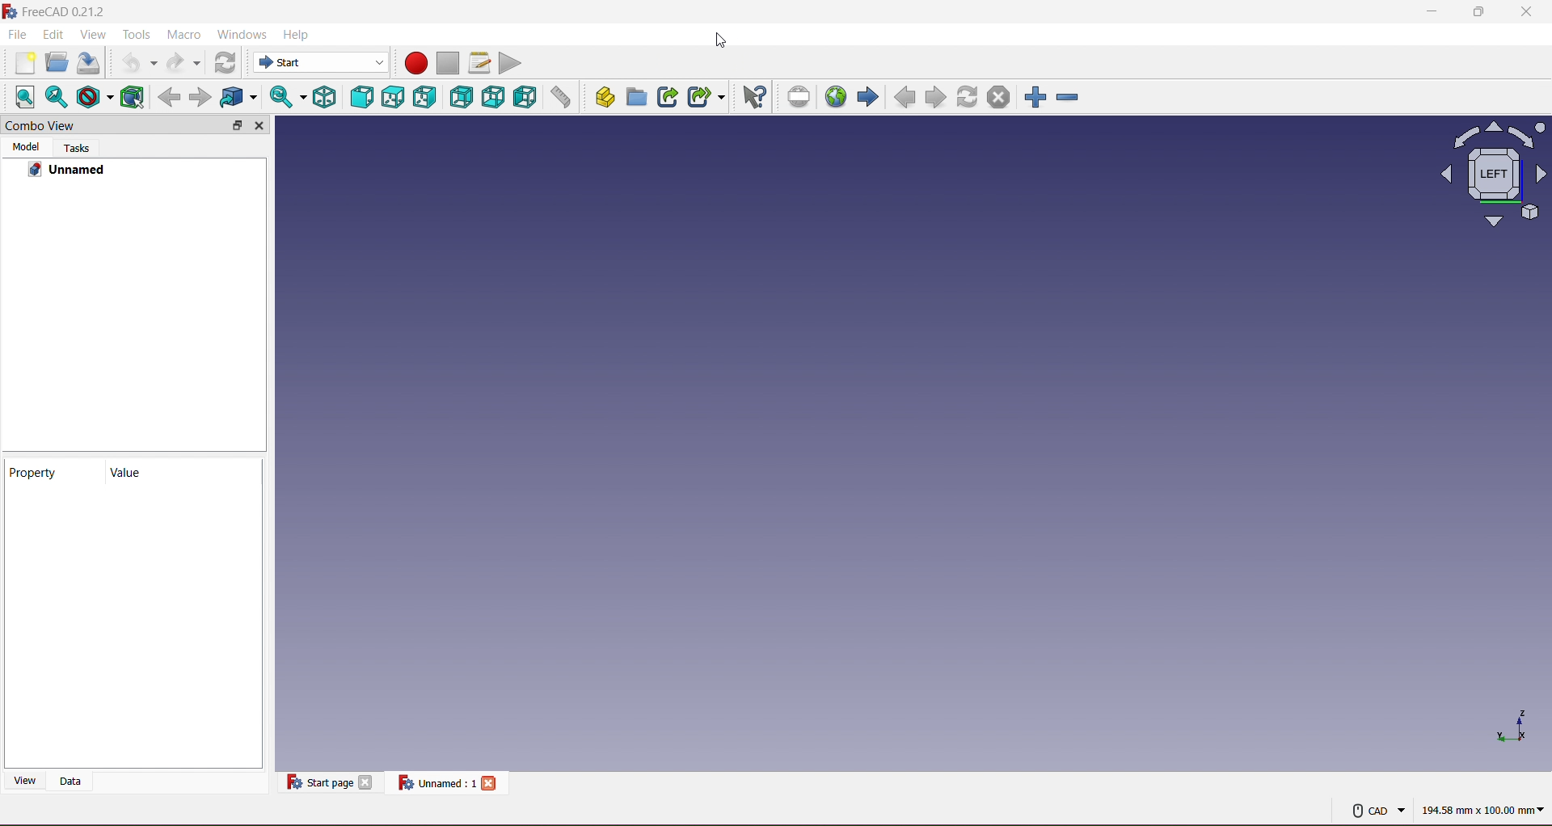  I want to click on Rear, so click(461, 97).